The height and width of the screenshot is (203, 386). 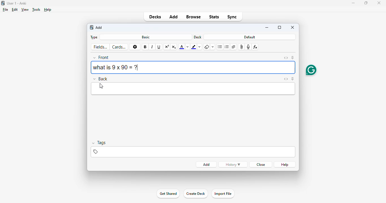 I want to click on change color, so click(x=188, y=47).